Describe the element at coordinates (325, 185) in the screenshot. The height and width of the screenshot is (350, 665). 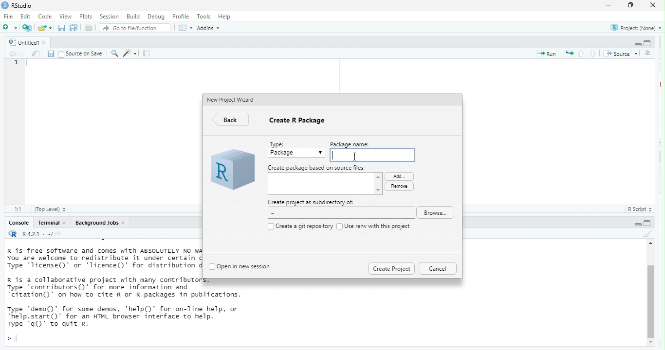
I see `create package based on source files` at that location.